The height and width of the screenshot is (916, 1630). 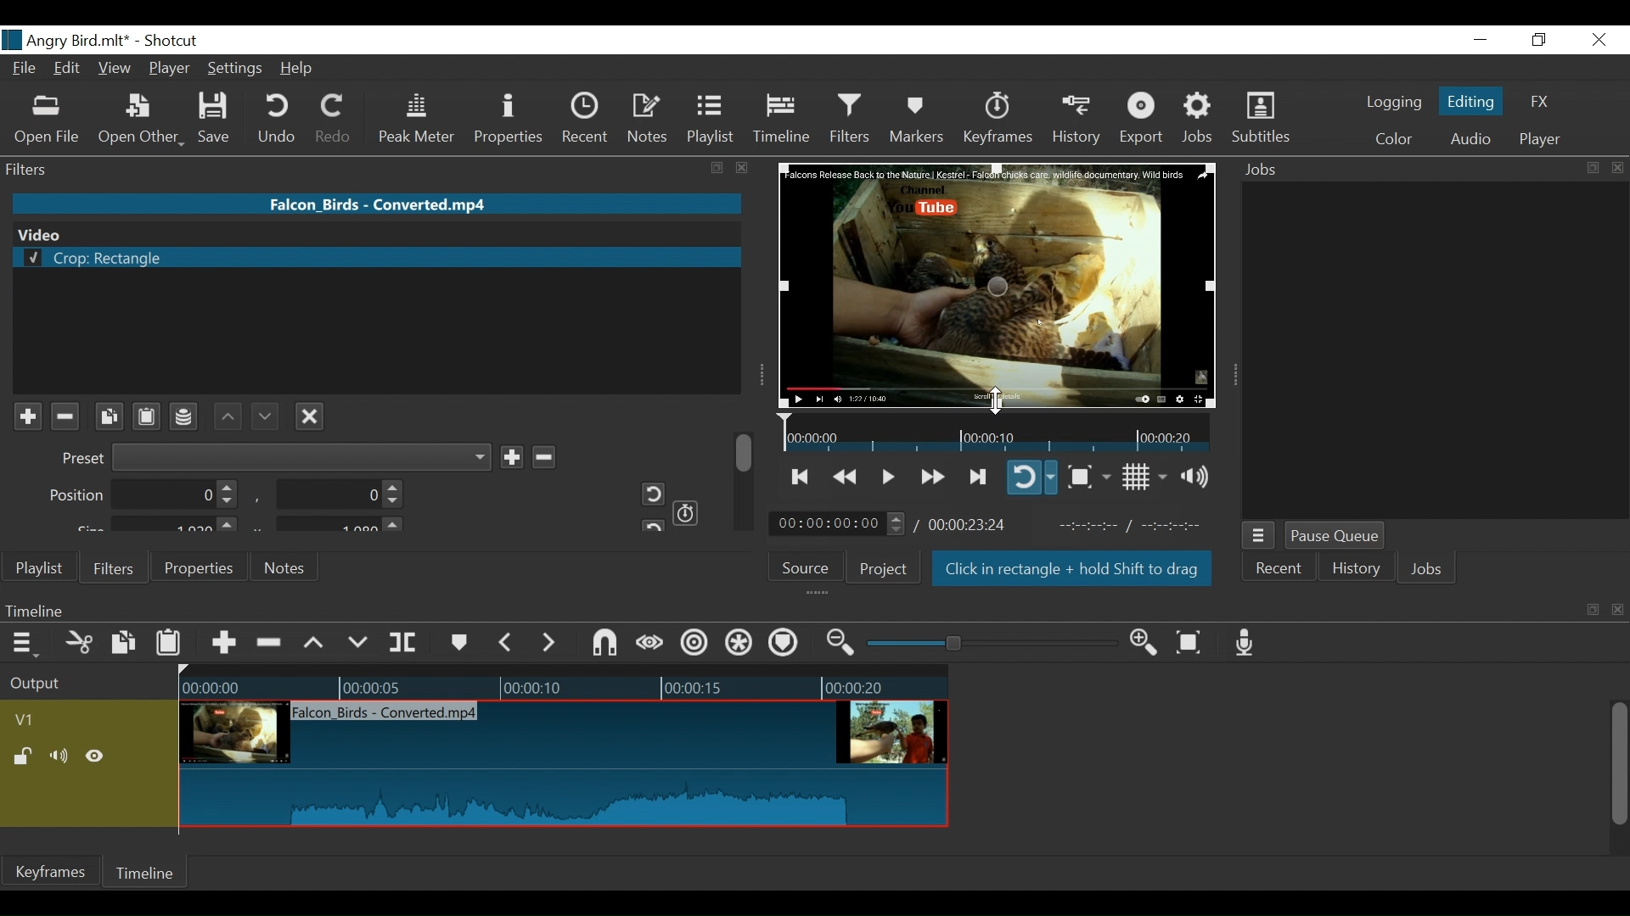 I want to click on Overwrite, so click(x=358, y=643).